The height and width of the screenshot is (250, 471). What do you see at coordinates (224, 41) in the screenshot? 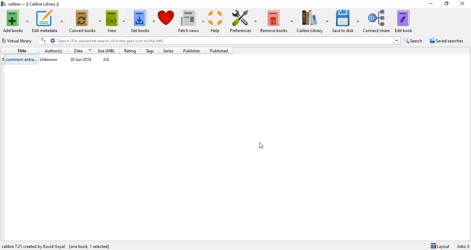
I see `Search bar` at bounding box center [224, 41].